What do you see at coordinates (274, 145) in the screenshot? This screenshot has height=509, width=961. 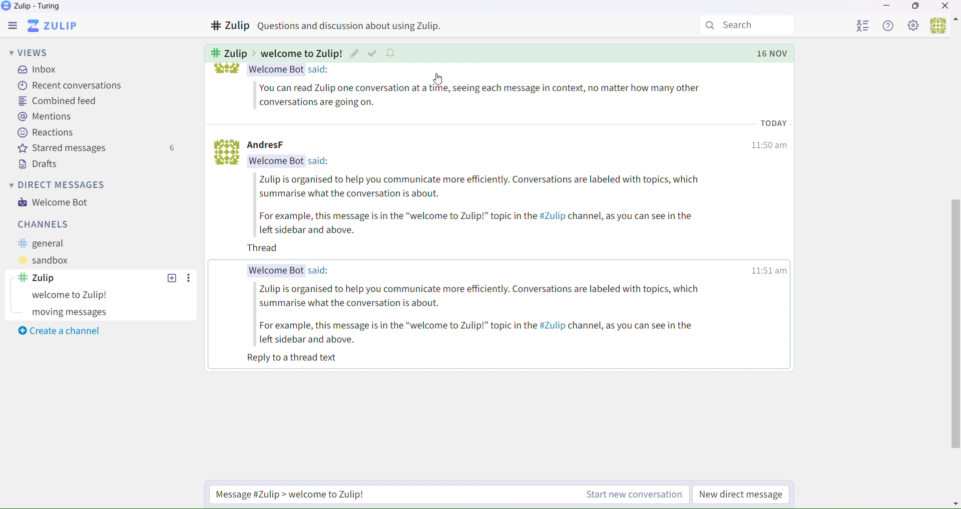 I see `AndressF` at bounding box center [274, 145].